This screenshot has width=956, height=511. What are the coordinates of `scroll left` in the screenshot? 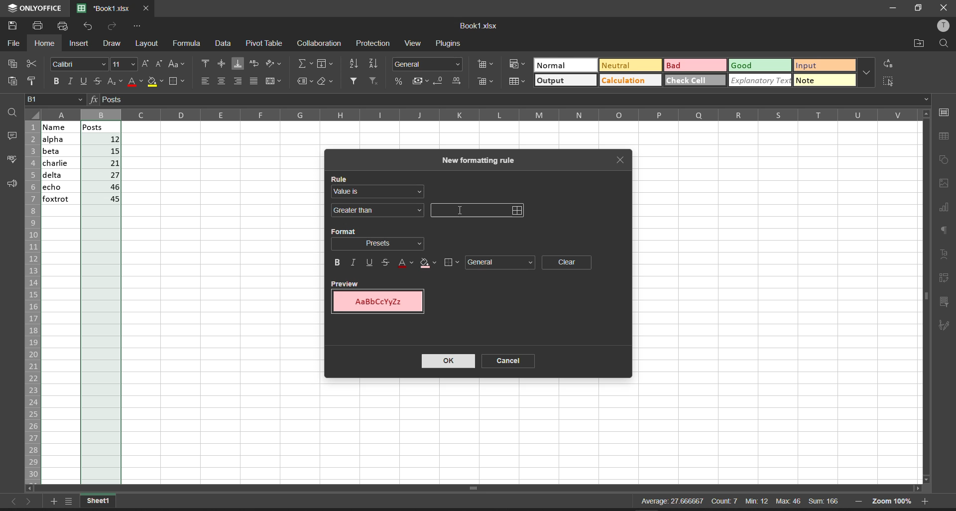 It's located at (31, 487).